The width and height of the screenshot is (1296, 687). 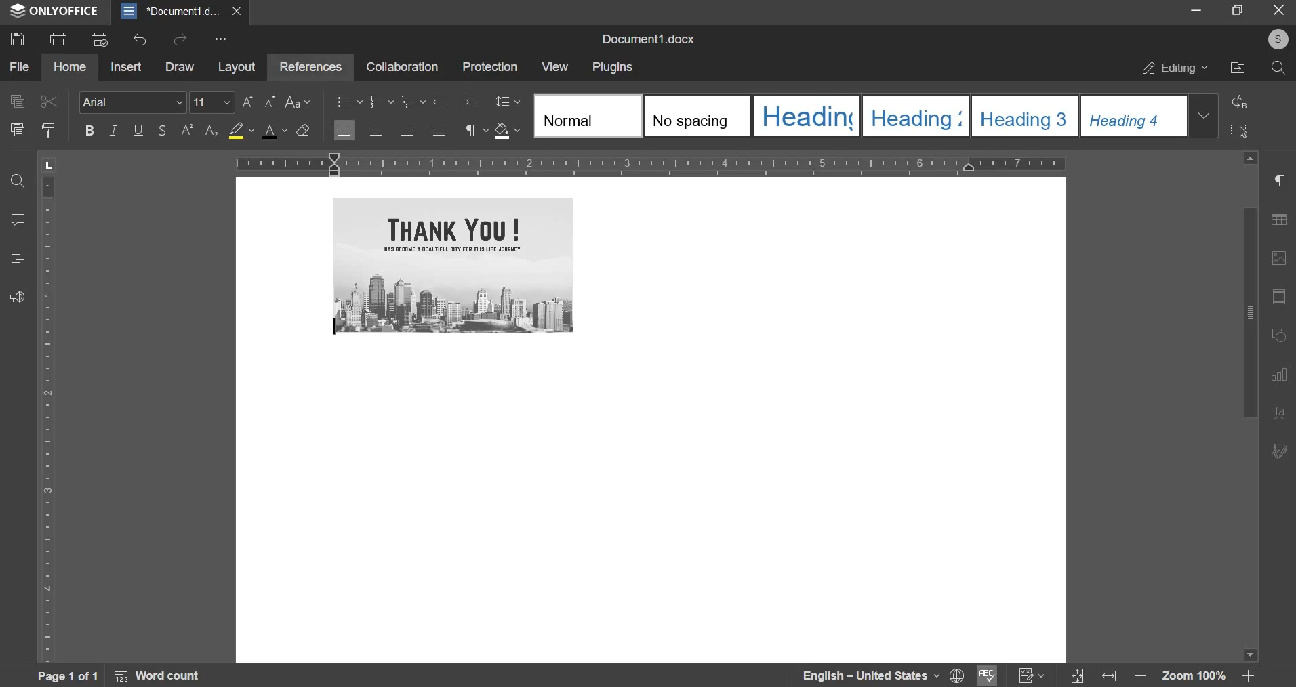 What do you see at coordinates (1249, 407) in the screenshot?
I see `vertical slider` at bounding box center [1249, 407].